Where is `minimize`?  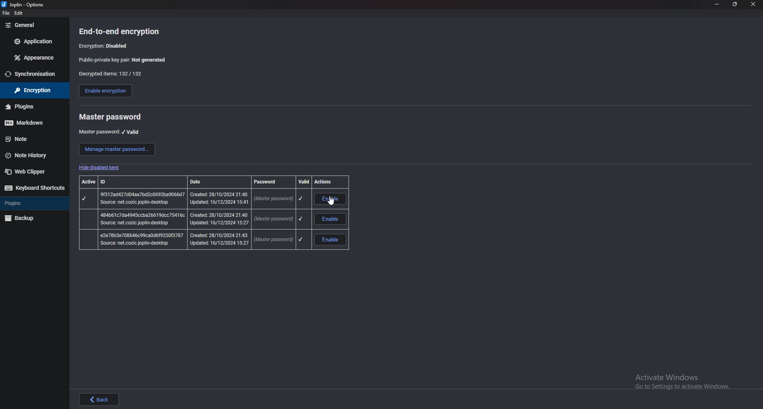 minimize is located at coordinates (718, 4).